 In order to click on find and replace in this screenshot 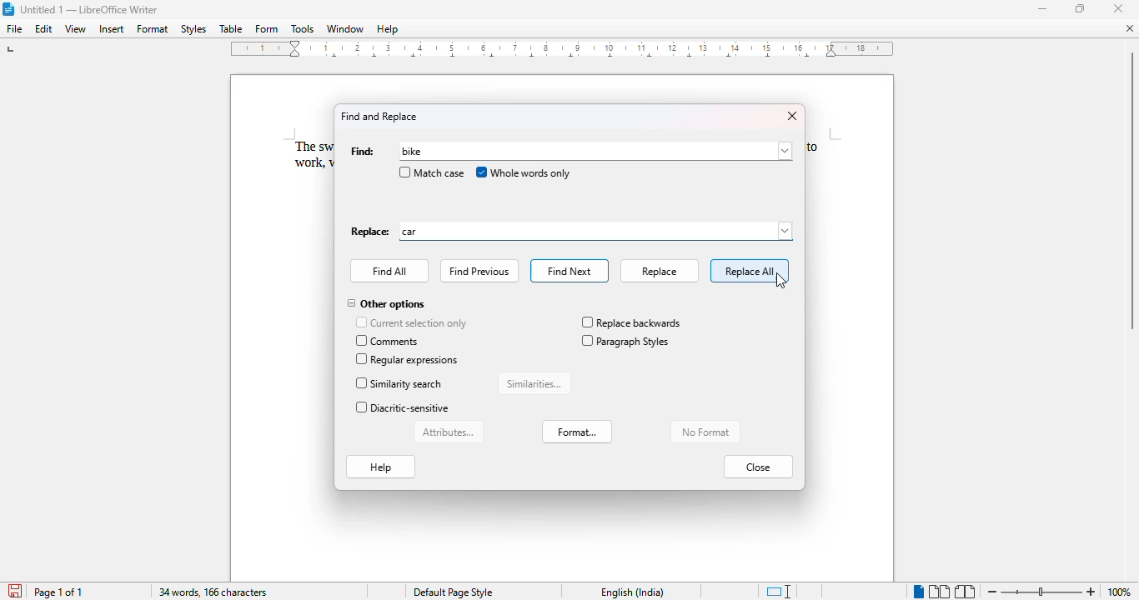, I will do `click(379, 116)`.